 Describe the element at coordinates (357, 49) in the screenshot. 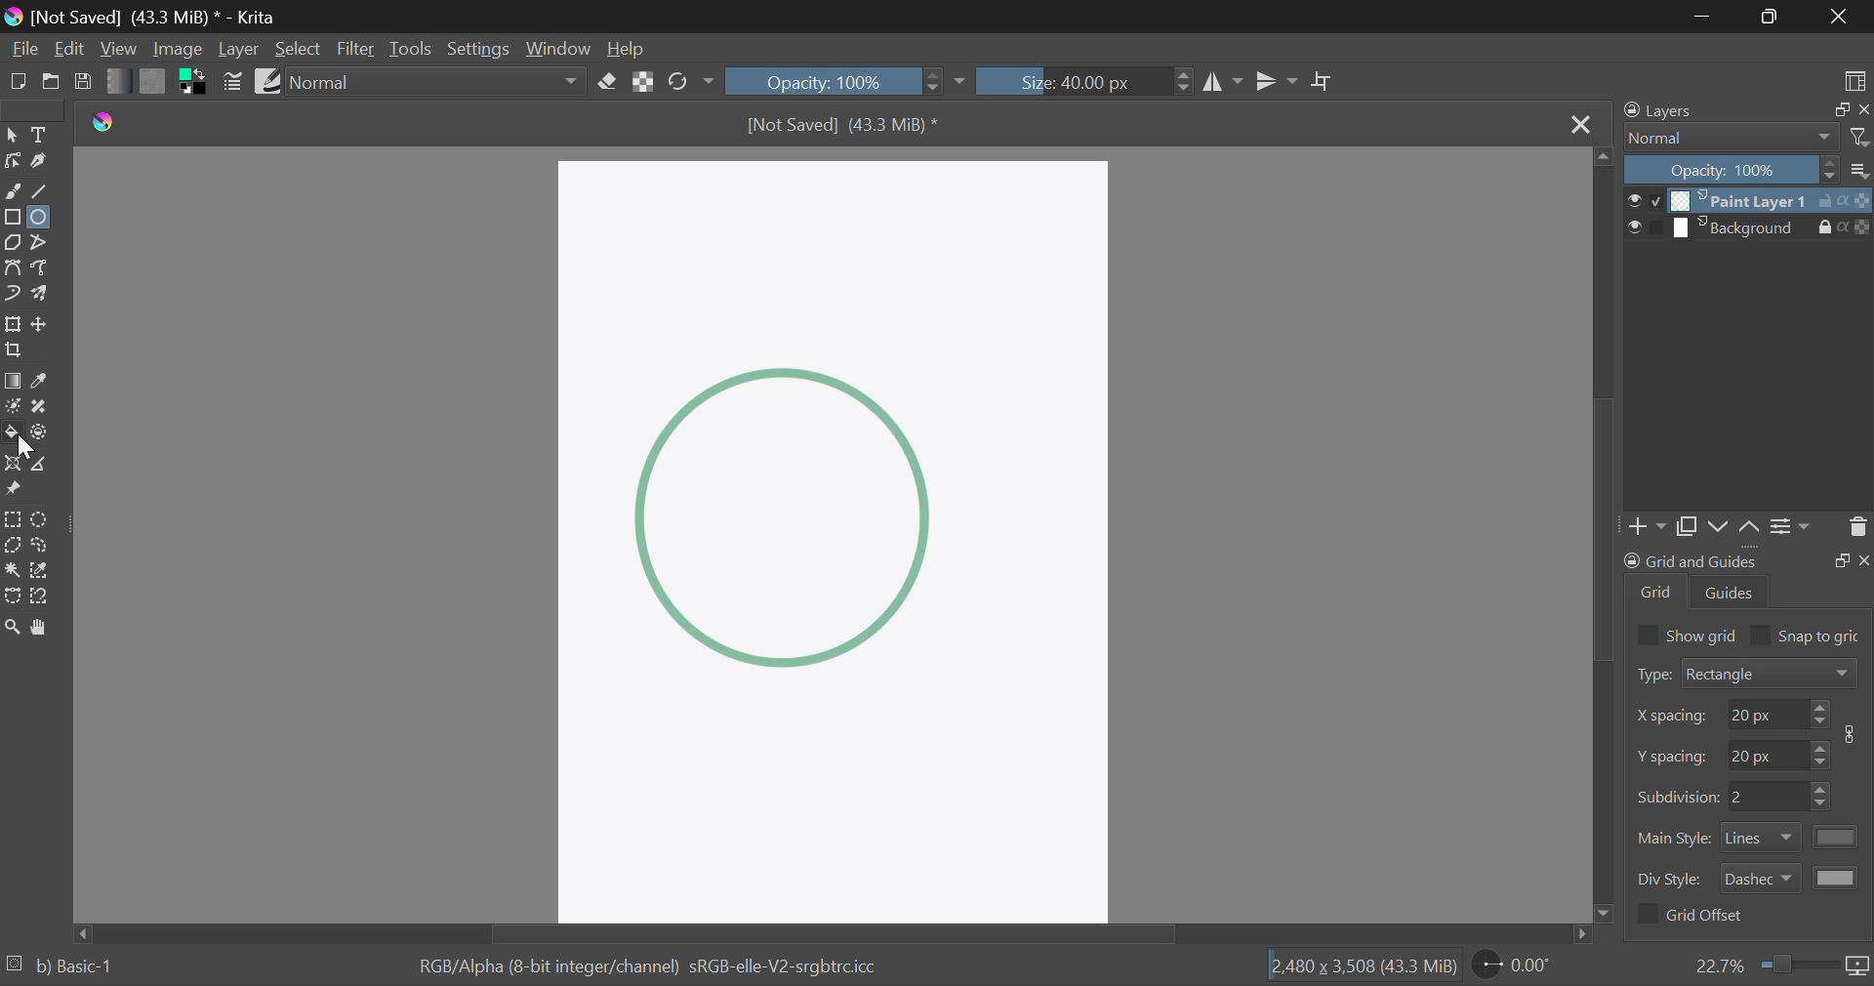

I see `Filter` at that location.